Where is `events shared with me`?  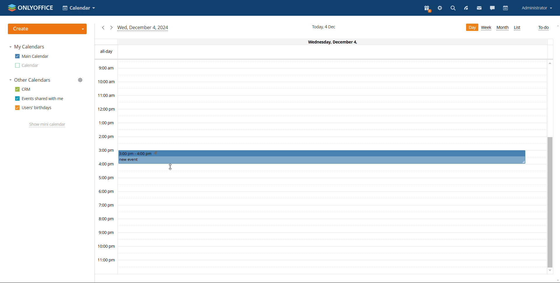
events shared with me is located at coordinates (39, 99).